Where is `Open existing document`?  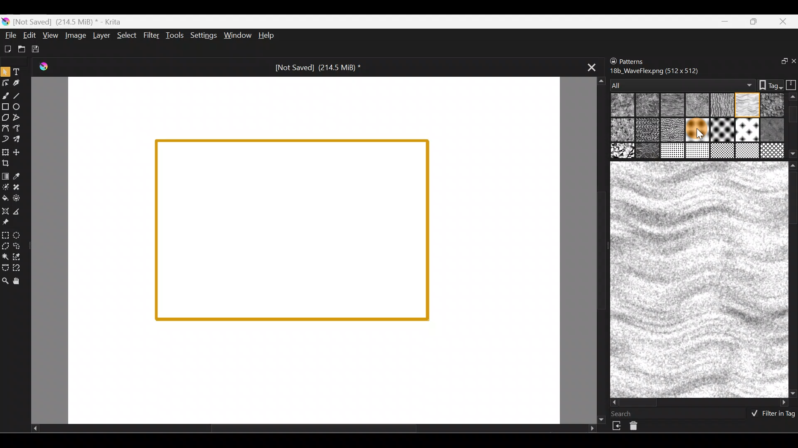 Open existing document is located at coordinates (20, 48).